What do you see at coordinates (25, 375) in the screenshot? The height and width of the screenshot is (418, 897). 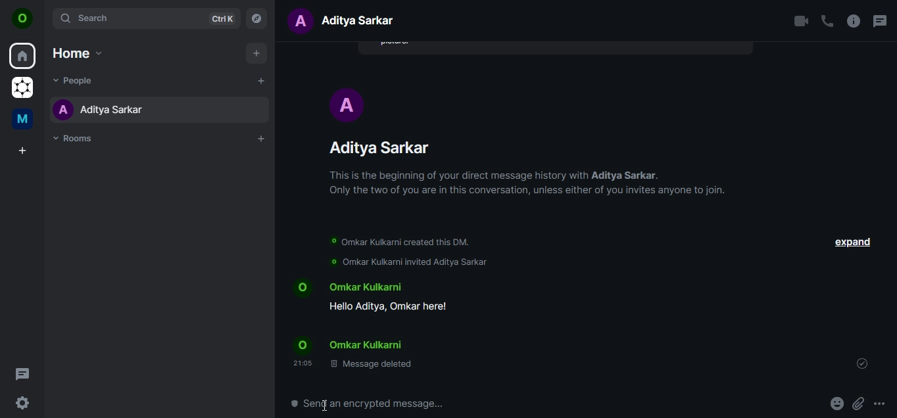 I see `threads` at bounding box center [25, 375].